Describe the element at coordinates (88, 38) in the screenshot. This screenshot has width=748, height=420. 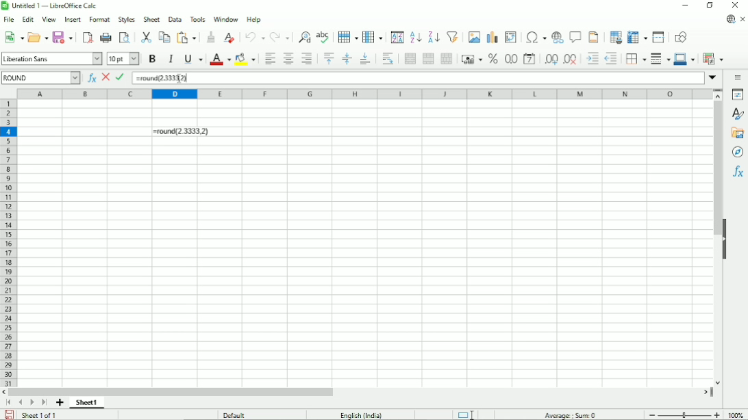
I see `Export directly as PDF` at that location.